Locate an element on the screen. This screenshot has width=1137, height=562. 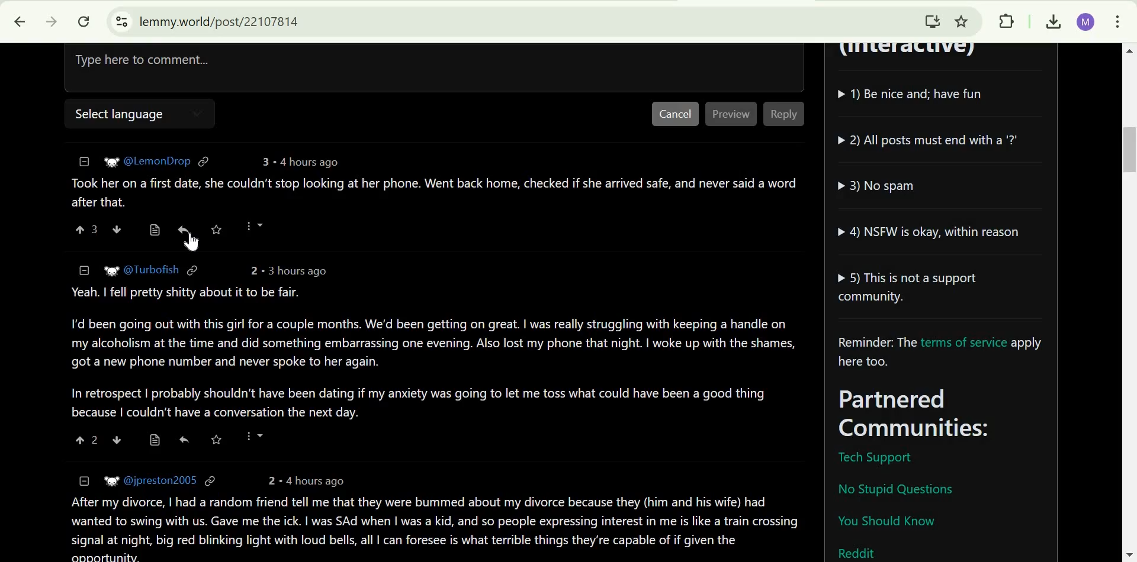
reply is located at coordinates (185, 439).